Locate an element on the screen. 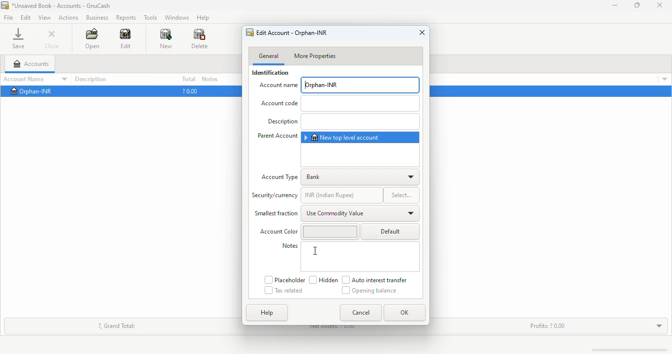  account name is located at coordinates (36, 79).